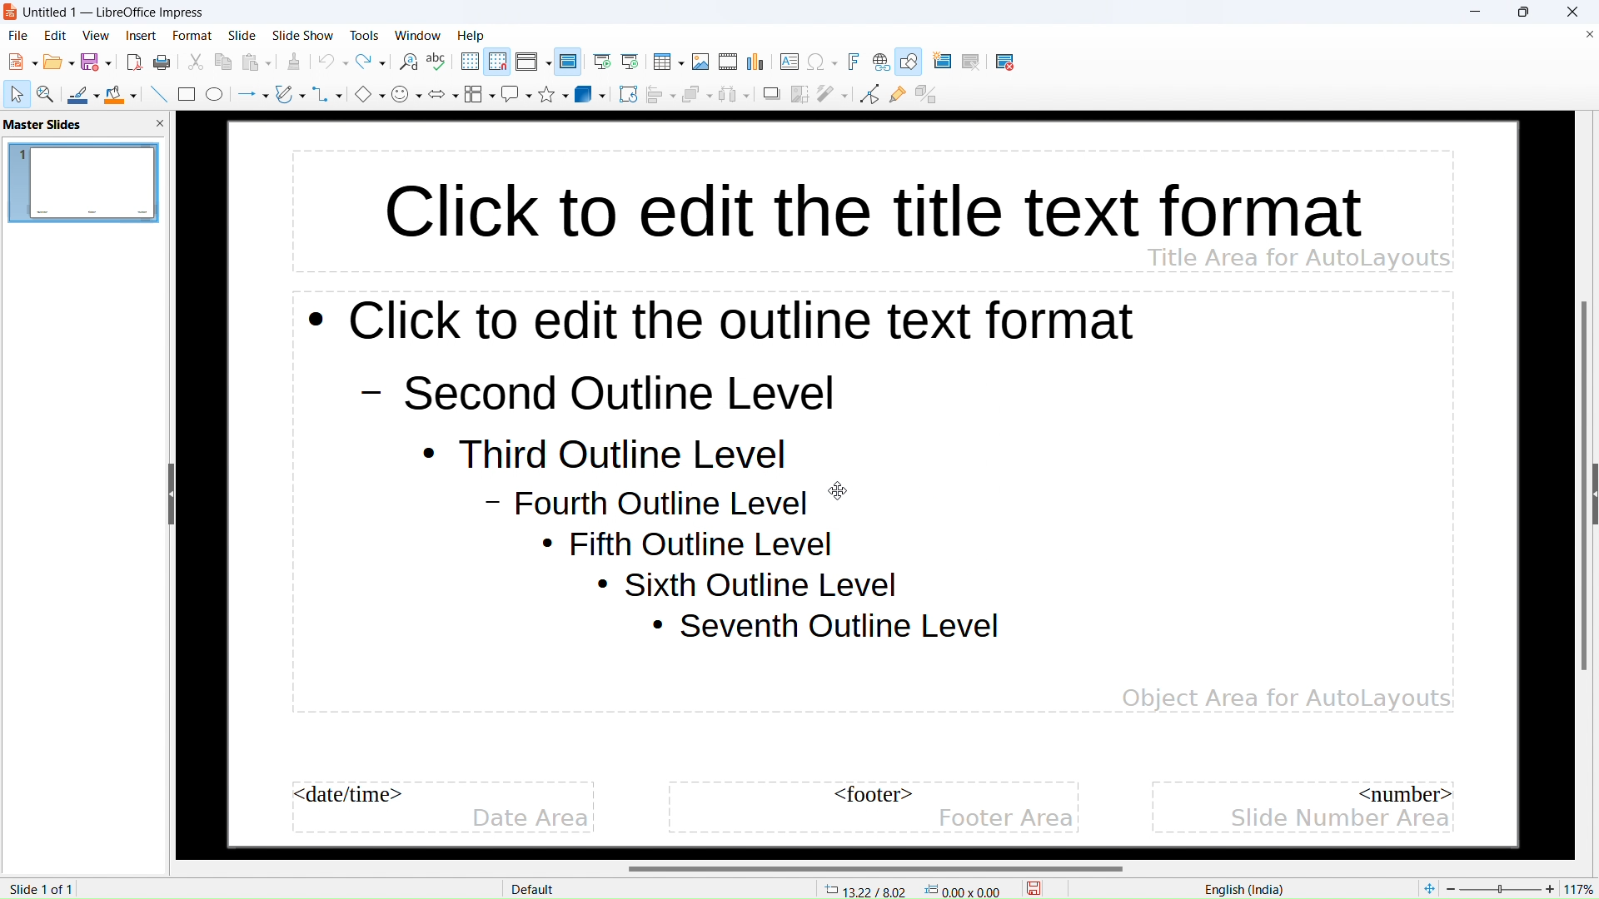 The image size is (1599, 899). I want to click on new, so click(23, 62).